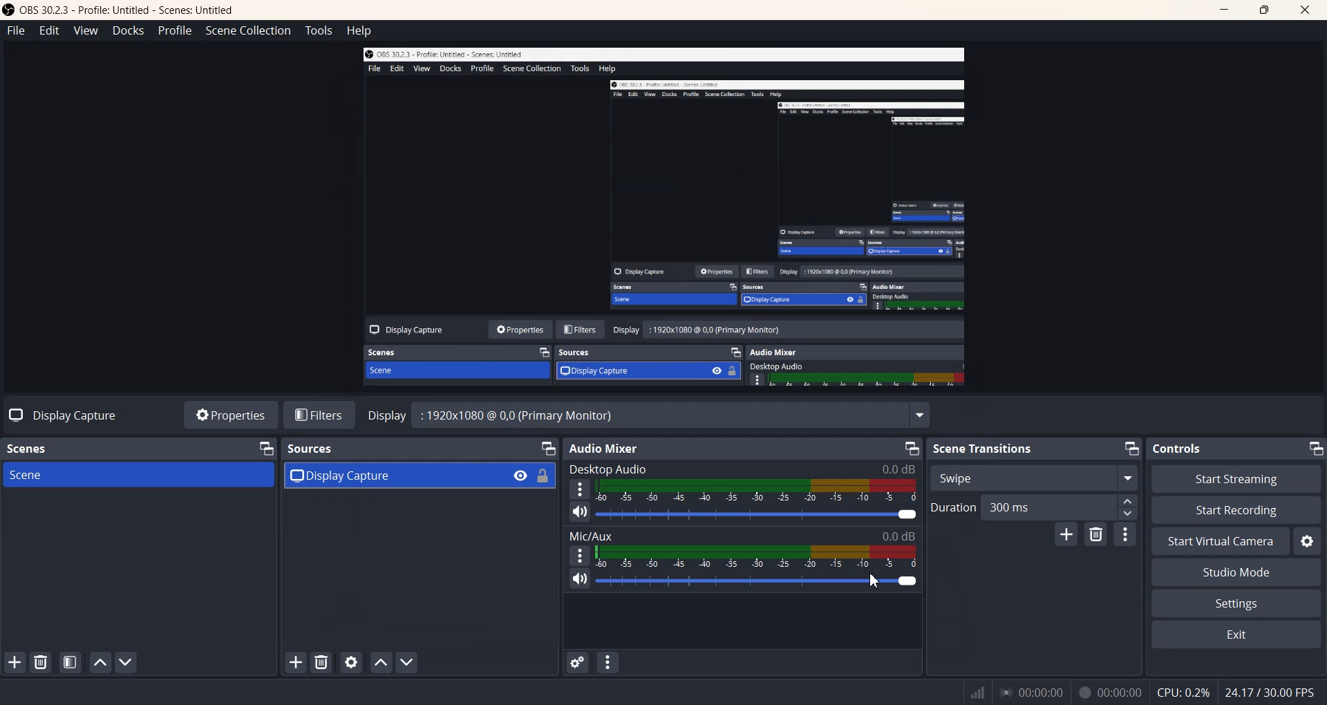  Describe the element at coordinates (578, 555) in the screenshot. I see `More` at that location.